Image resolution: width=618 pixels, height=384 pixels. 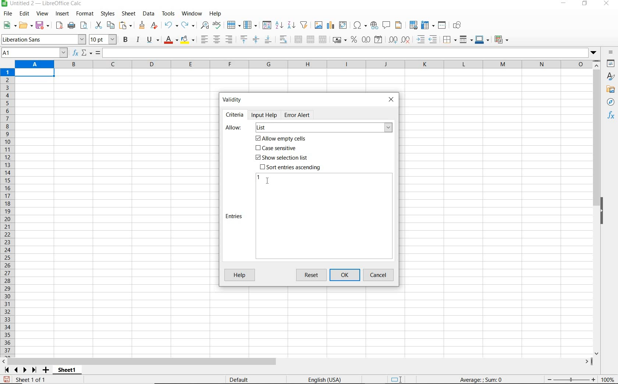 What do you see at coordinates (608, 379) in the screenshot?
I see `zoom factor` at bounding box center [608, 379].